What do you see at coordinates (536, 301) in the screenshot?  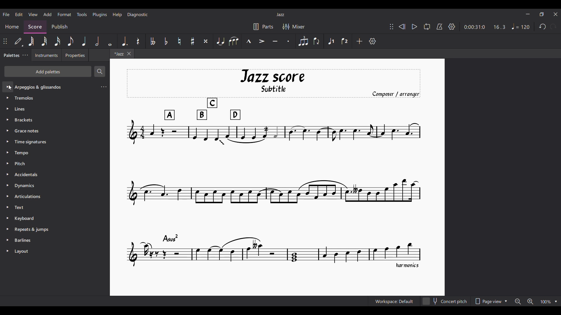 I see `Zoom options` at bounding box center [536, 301].